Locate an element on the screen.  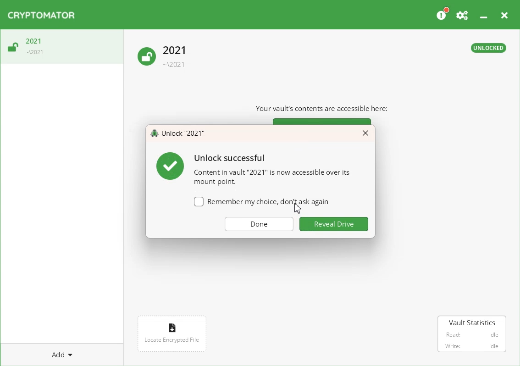
Locate encrypted File is located at coordinates (173, 333).